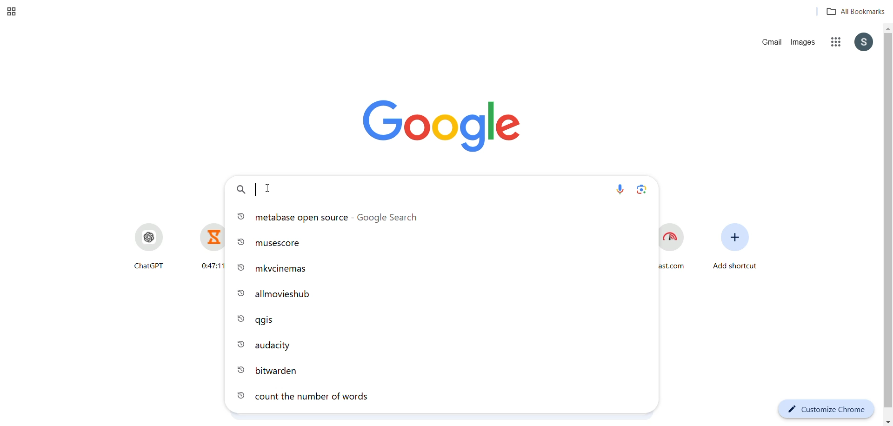 The image size is (893, 426). Describe the element at coordinates (621, 190) in the screenshot. I see `Mic` at that location.